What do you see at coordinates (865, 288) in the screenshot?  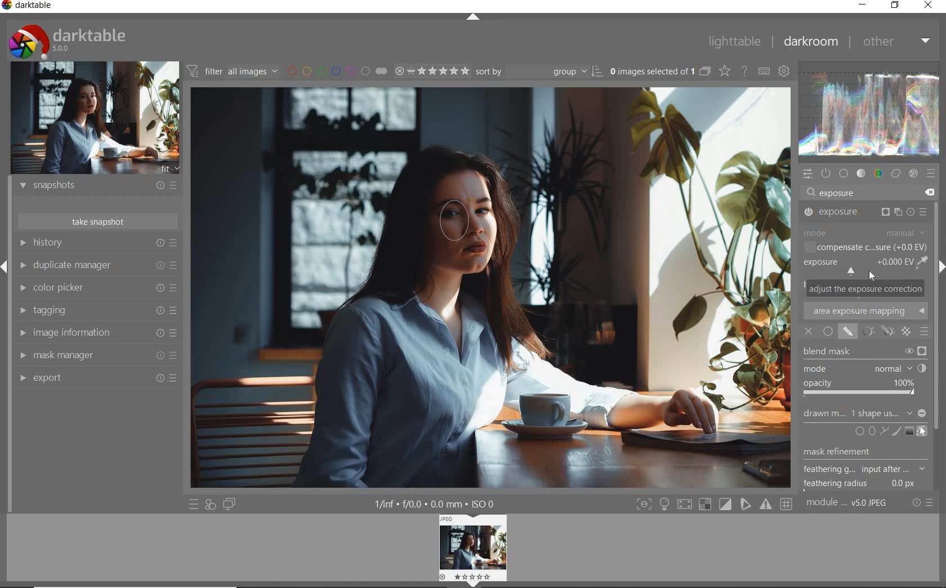 I see `ADJUST THE EXPOSURE CORRECTION` at bounding box center [865, 288].